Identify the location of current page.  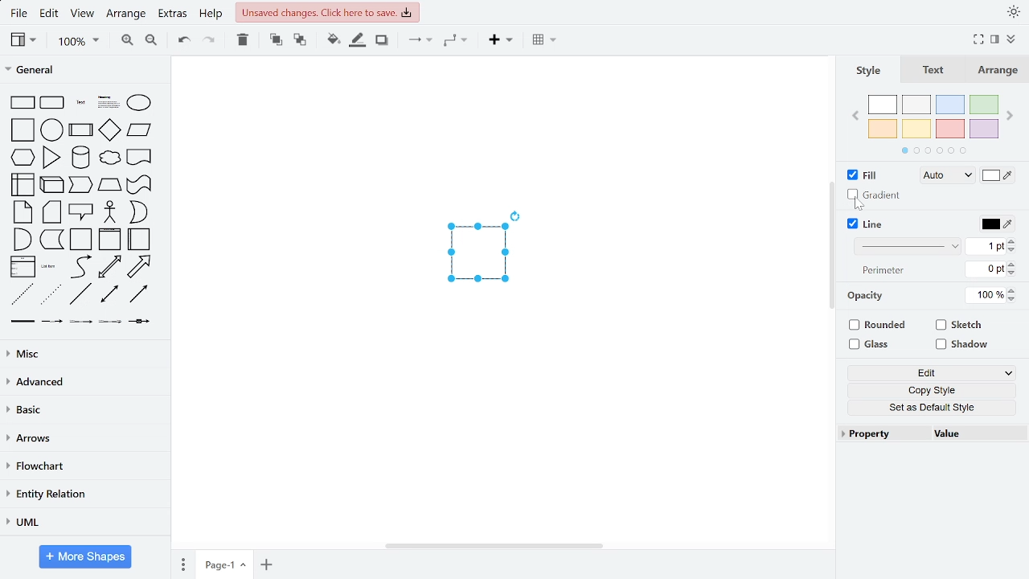
(223, 565).